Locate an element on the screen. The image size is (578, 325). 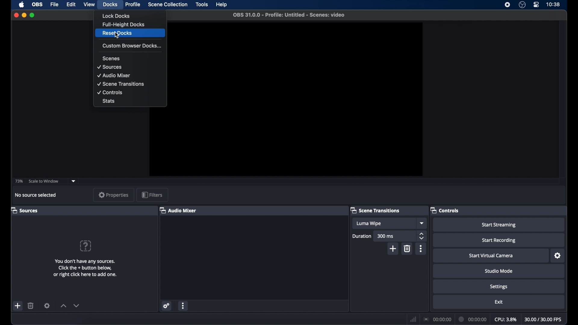
control center is located at coordinates (536, 5).